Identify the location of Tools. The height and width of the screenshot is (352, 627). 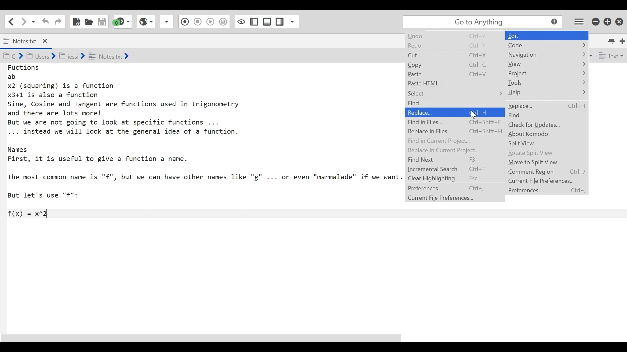
(527, 82).